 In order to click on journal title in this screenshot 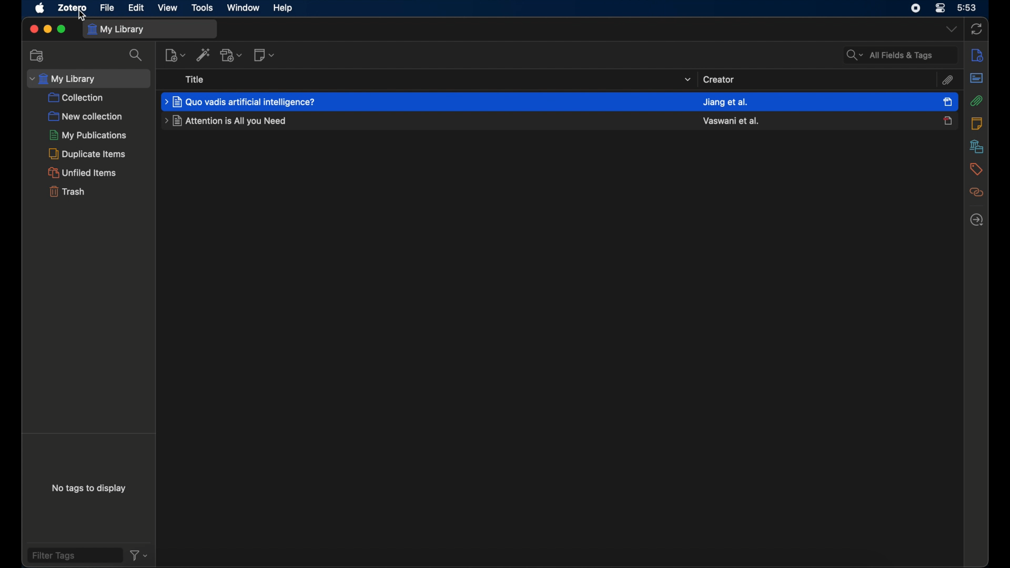, I will do `click(244, 102)`.